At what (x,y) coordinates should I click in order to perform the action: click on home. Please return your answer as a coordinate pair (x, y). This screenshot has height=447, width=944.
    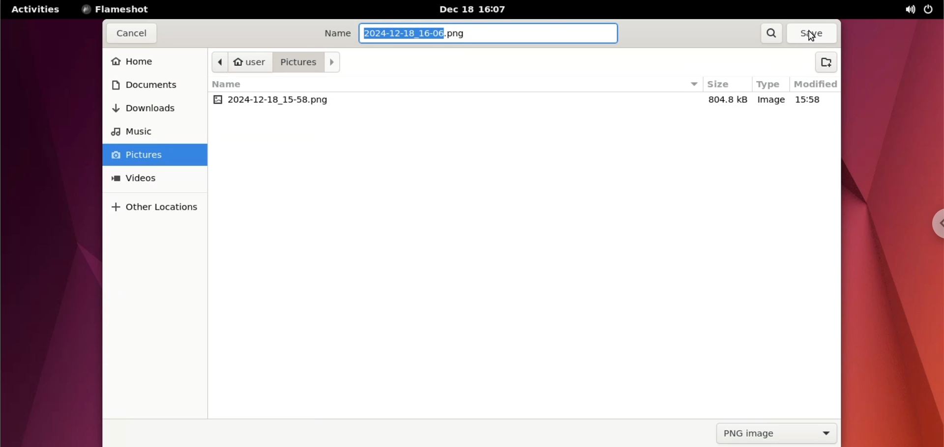
    Looking at the image, I should click on (154, 62).